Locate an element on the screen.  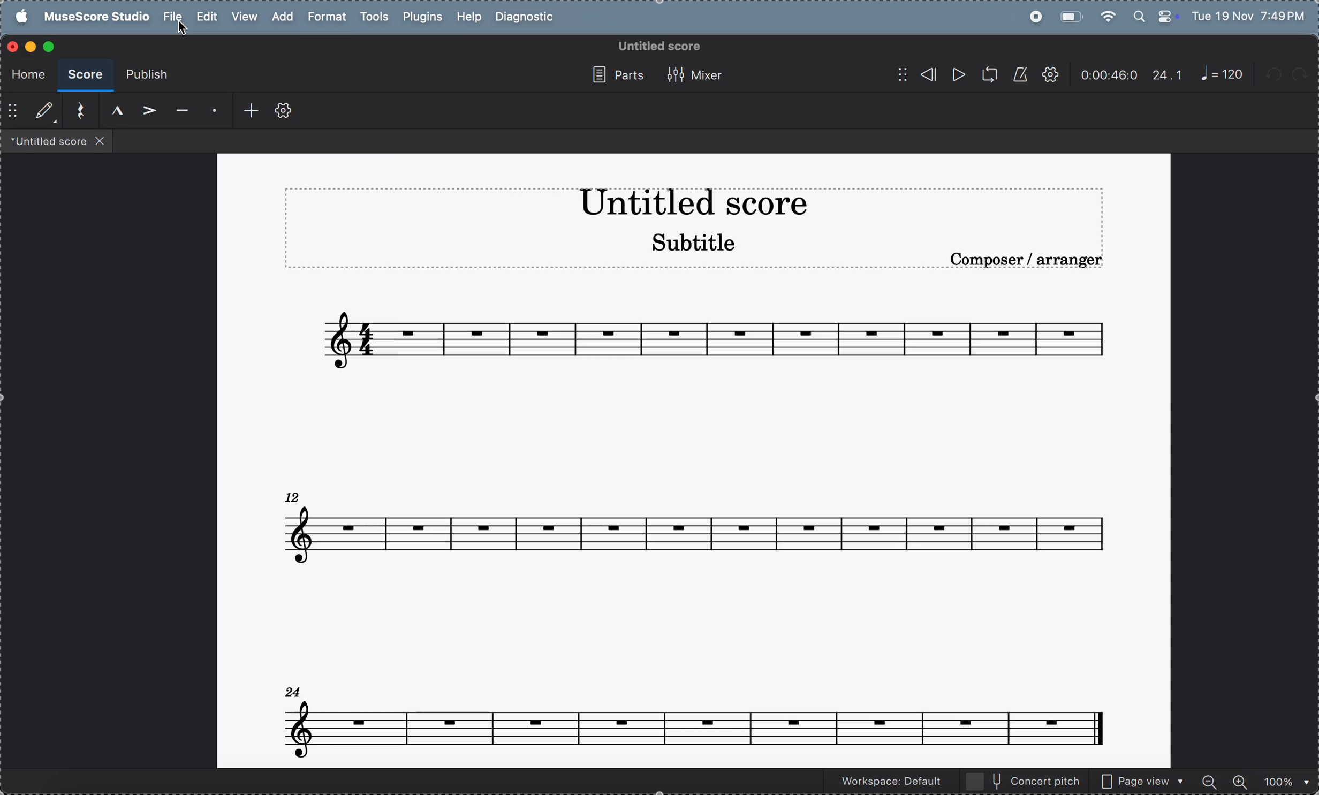
tools is located at coordinates (374, 18).